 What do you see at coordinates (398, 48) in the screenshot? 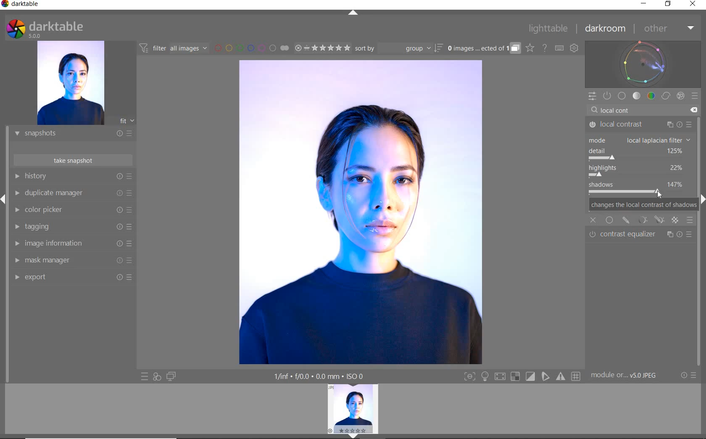
I see `SORT` at bounding box center [398, 48].